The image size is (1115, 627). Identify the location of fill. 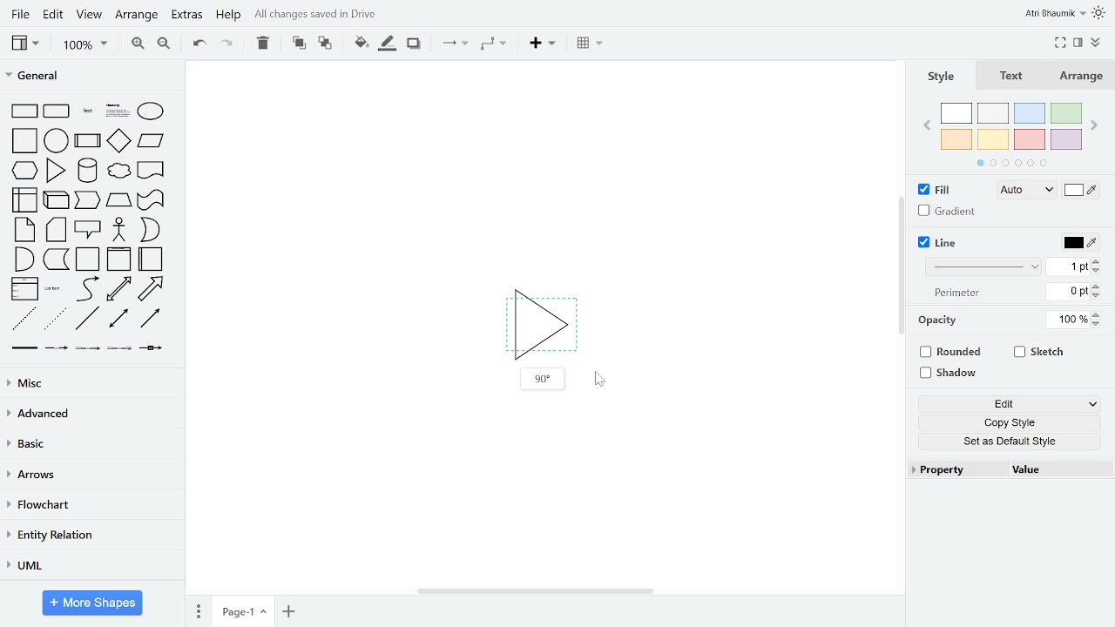
(943, 190).